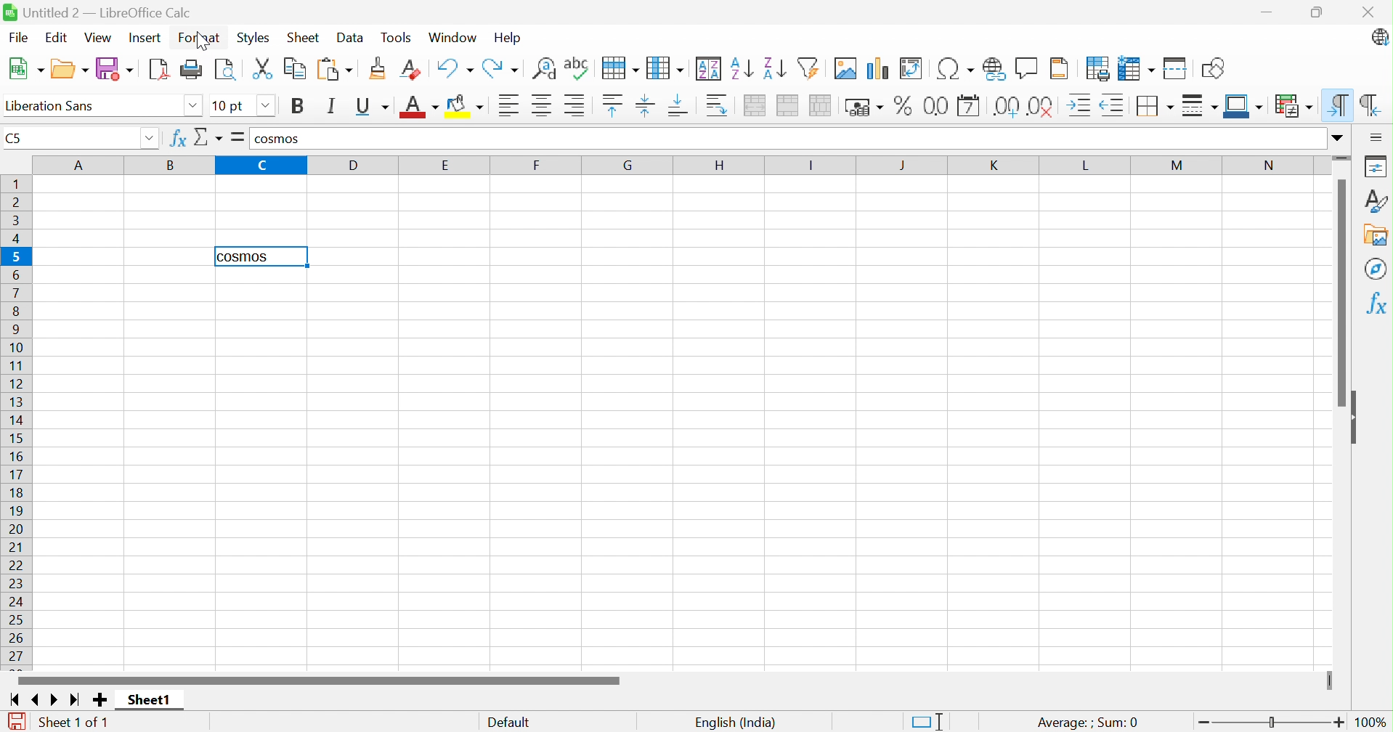  I want to click on Undo, so click(454, 68).